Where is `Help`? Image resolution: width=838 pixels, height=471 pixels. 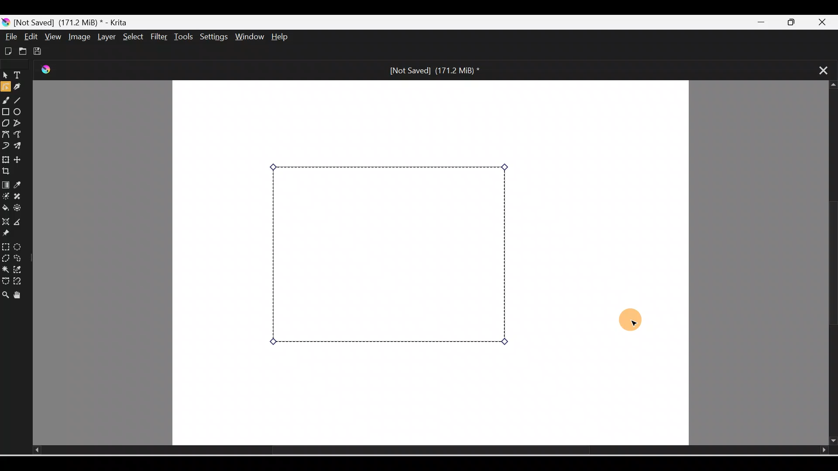
Help is located at coordinates (287, 38).